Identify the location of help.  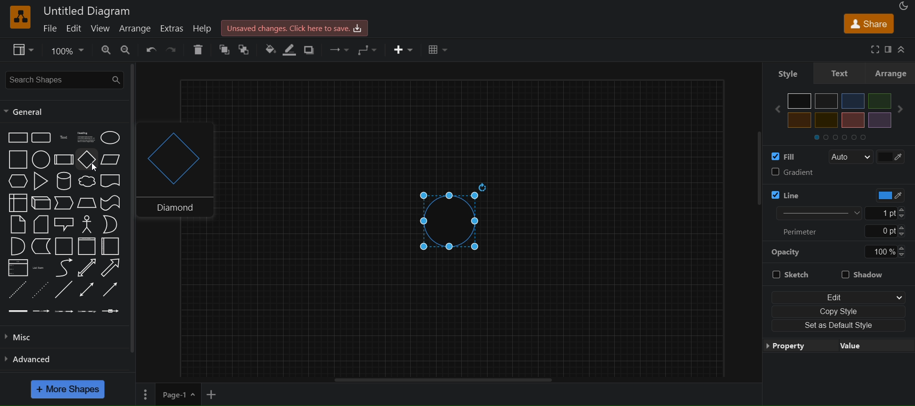
(204, 29).